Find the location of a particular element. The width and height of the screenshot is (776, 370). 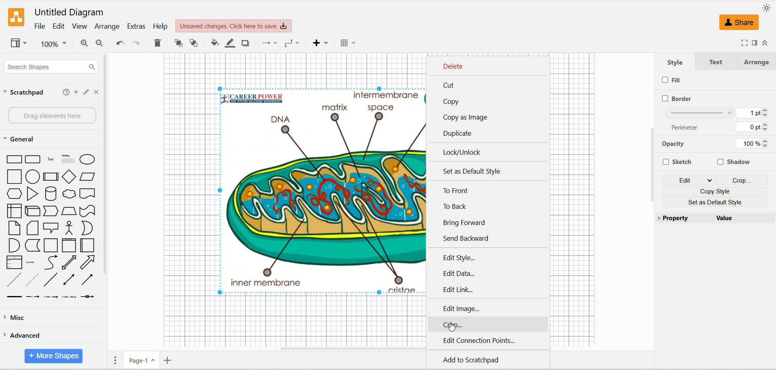

Trapezoid is located at coordinates (69, 212).